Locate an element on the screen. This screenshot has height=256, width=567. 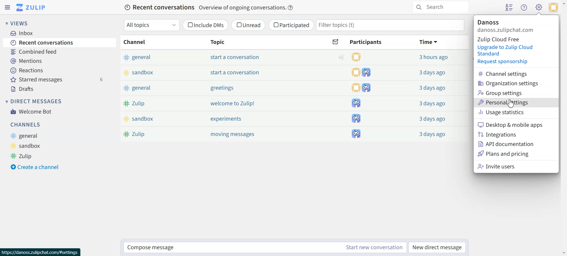
Reactions is located at coordinates (28, 70).